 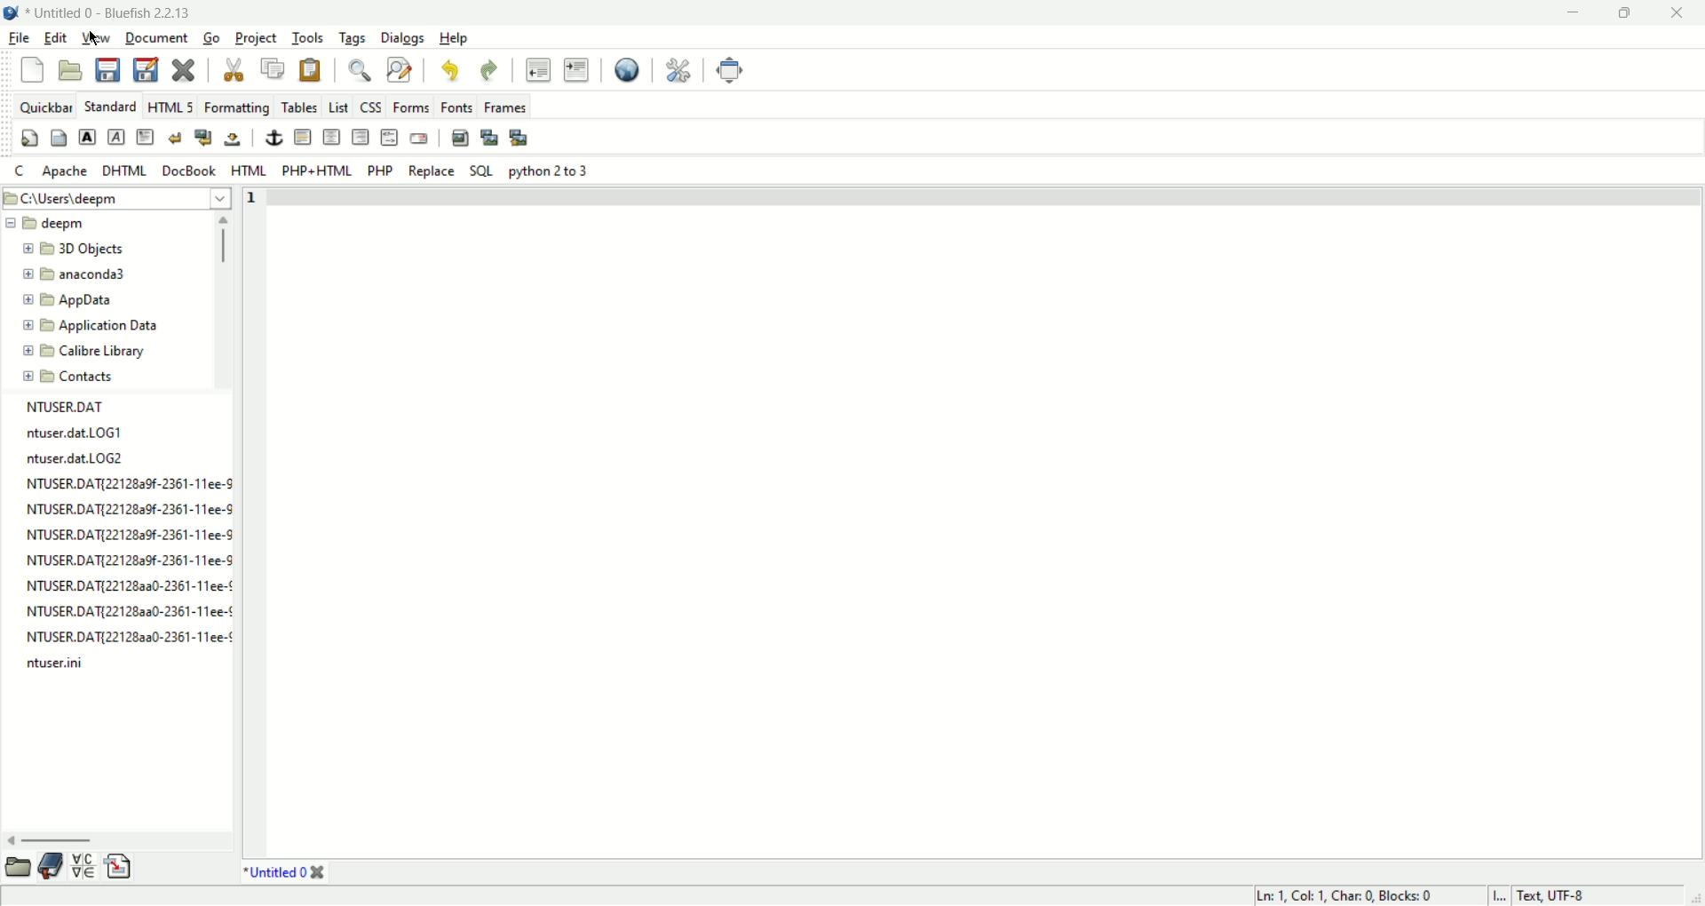 I want to click on go, so click(x=210, y=37).